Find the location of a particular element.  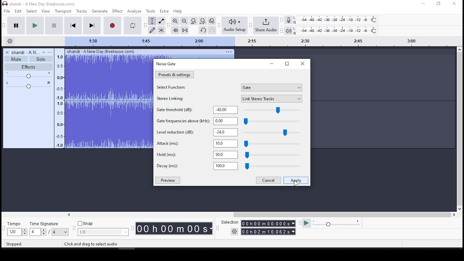

select function is located at coordinates (229, 88).